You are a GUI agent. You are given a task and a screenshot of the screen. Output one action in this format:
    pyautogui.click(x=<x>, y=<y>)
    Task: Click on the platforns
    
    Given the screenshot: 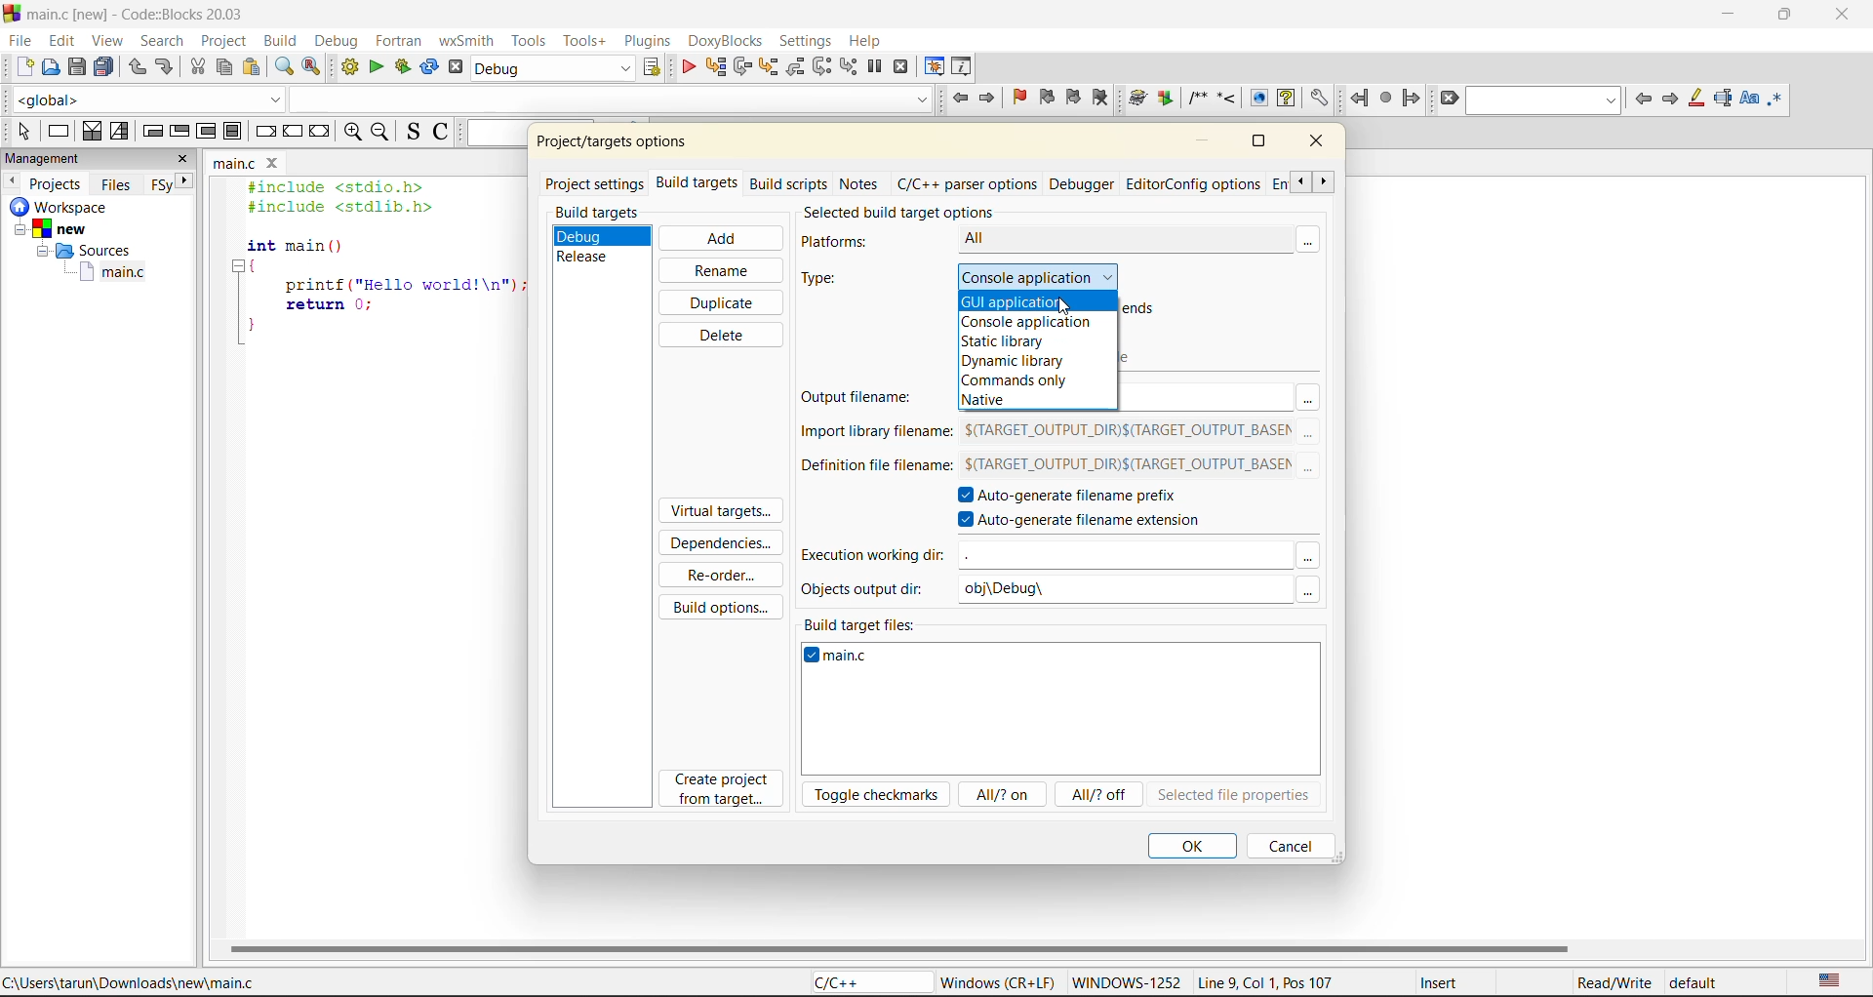 What is the action you would take?
    pyautogui.click(x=854, y=242)
    